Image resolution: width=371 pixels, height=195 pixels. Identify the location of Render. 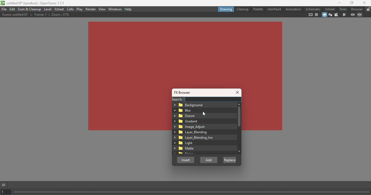
(91, 9).